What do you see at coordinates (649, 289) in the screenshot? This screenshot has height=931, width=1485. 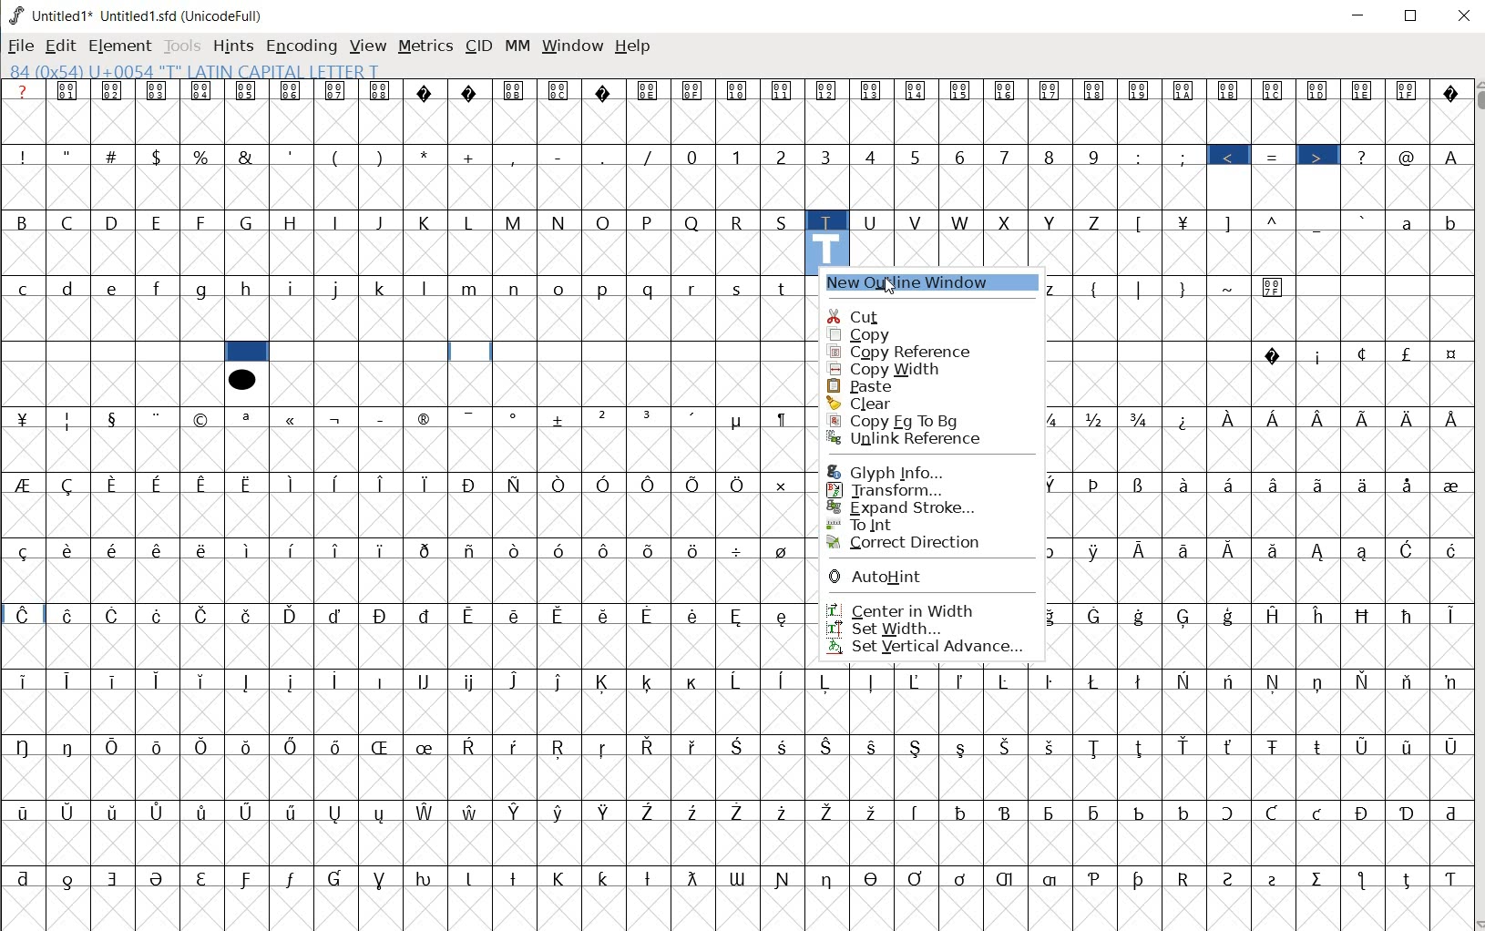 I see `q` at bounding box center [649, 289].